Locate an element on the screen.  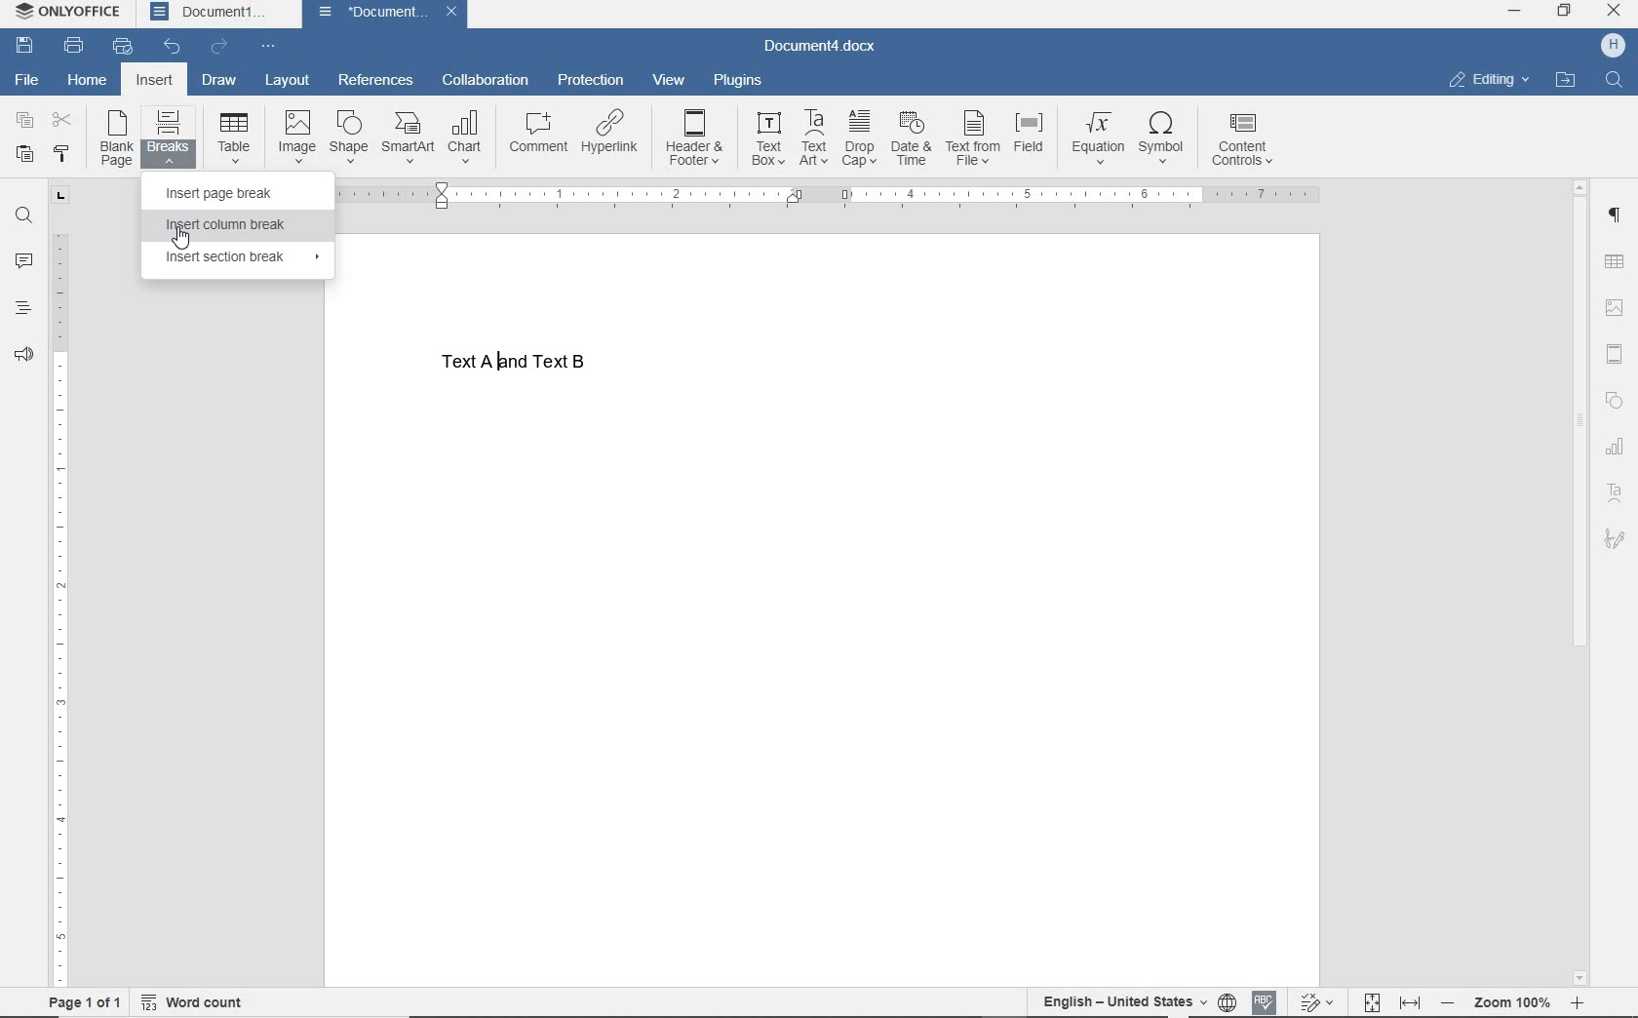
TEXT is located at coordinates (534, 367).